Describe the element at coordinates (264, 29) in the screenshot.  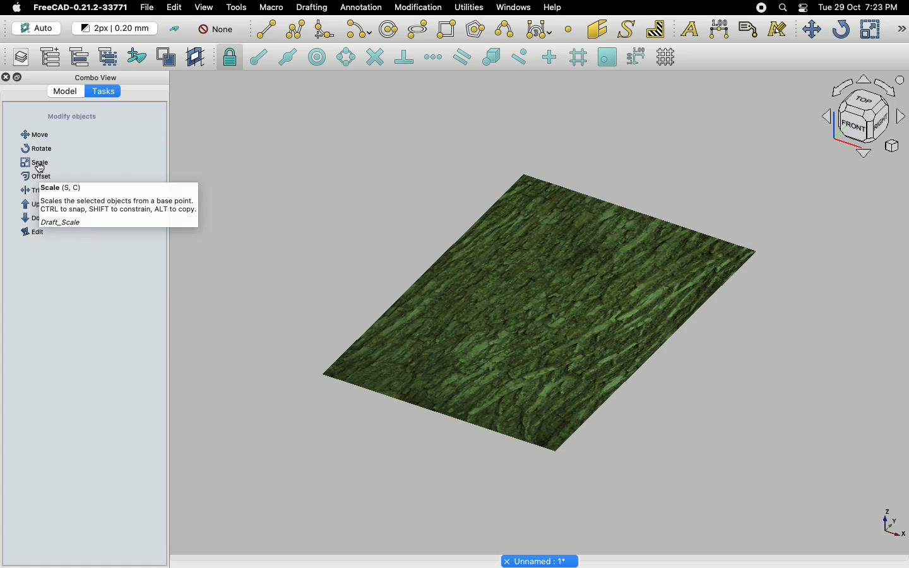
I see `Line` at that location.